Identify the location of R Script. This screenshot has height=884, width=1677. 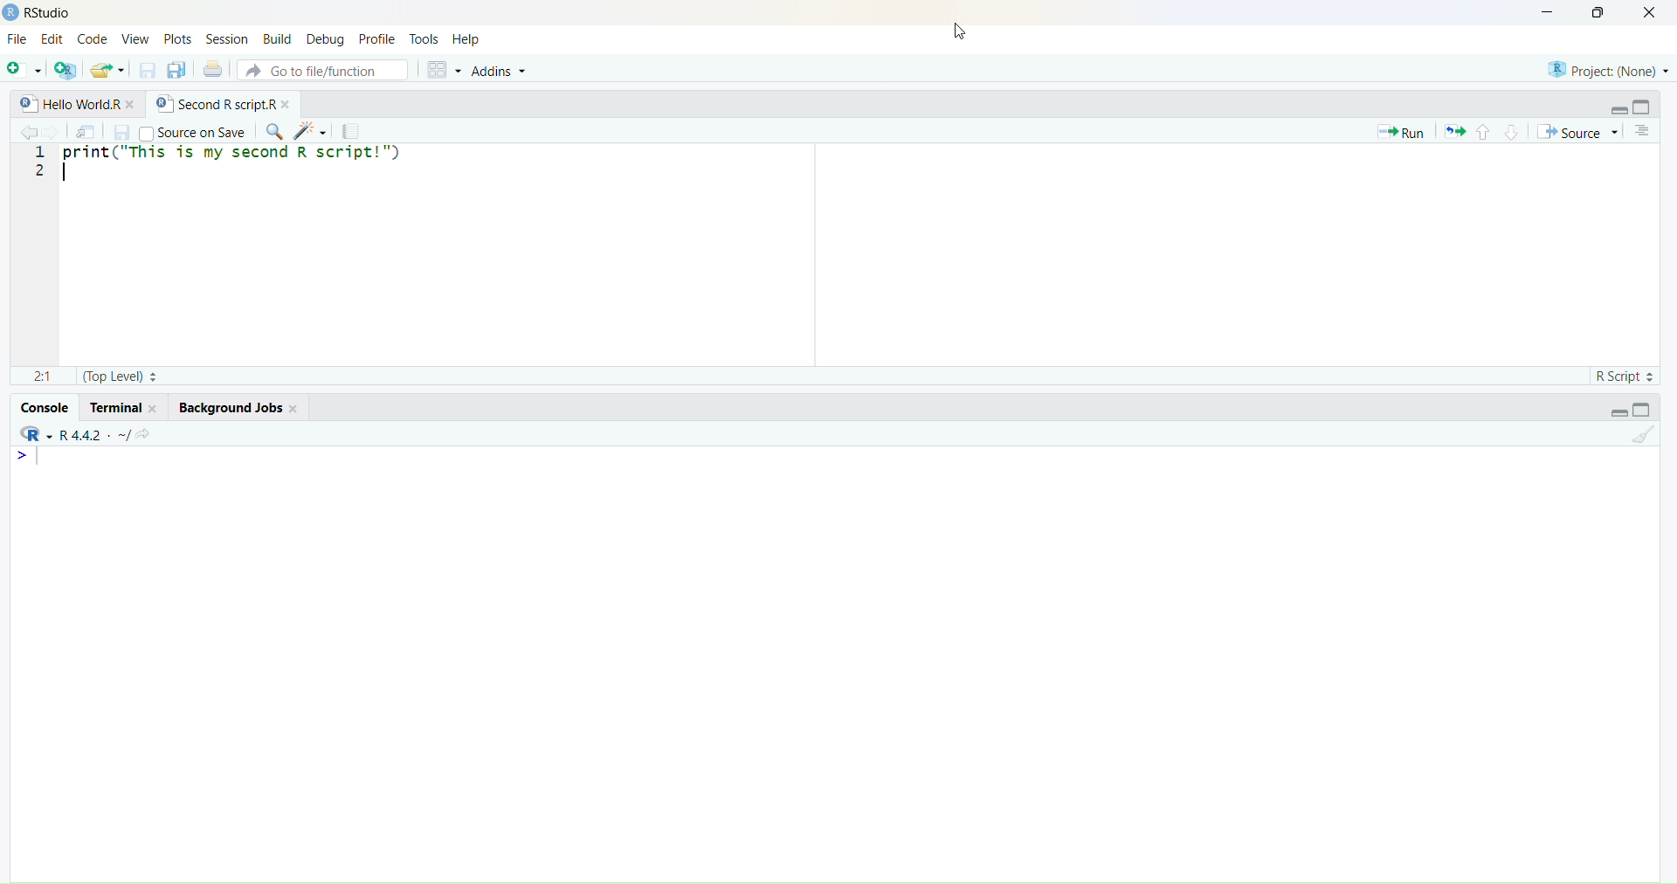
(1621, 374).